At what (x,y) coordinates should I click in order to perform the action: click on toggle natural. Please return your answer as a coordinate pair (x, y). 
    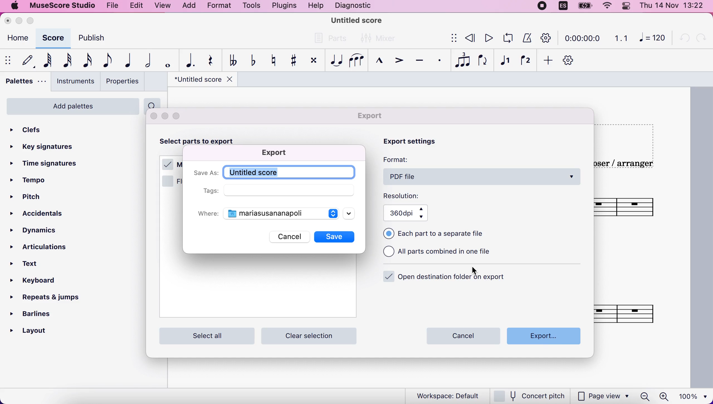
    Looking at the image, I should click on (272, 62).